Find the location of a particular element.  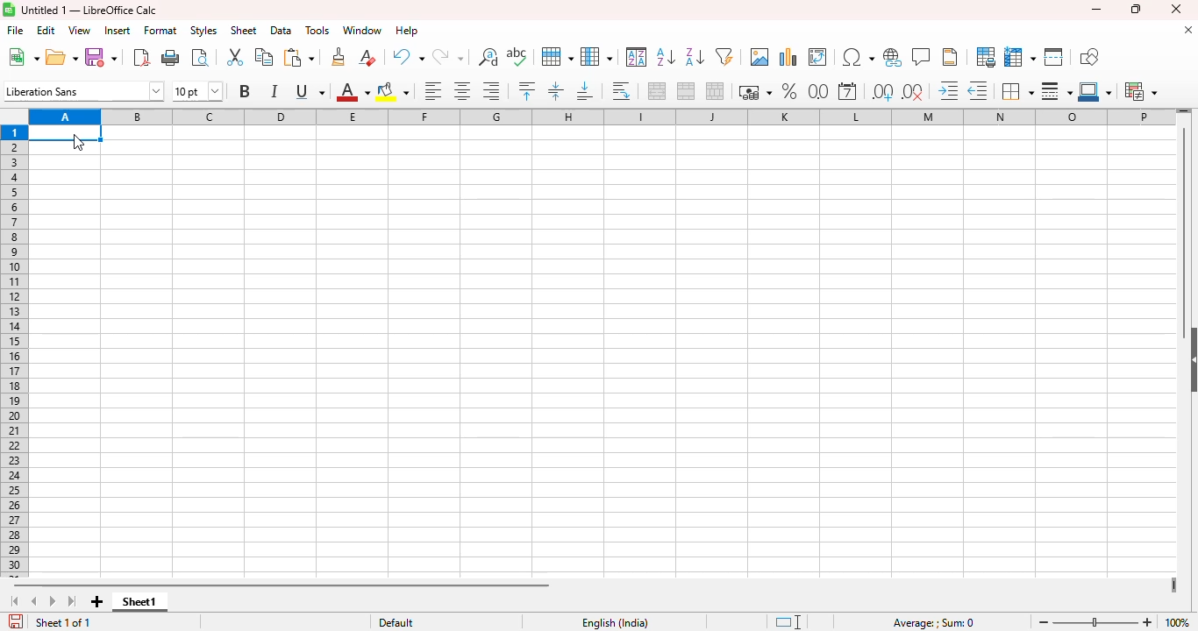

AutoFilter is located at coordinates (724, 56).